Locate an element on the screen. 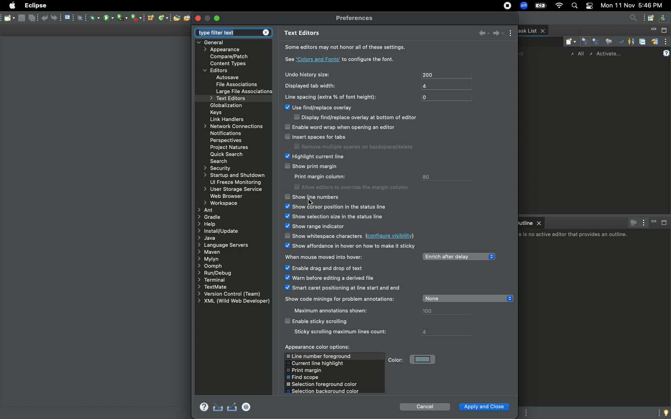 The image size is (671, 419). Enable sticky scrolling is located at coordinates (345, 326).